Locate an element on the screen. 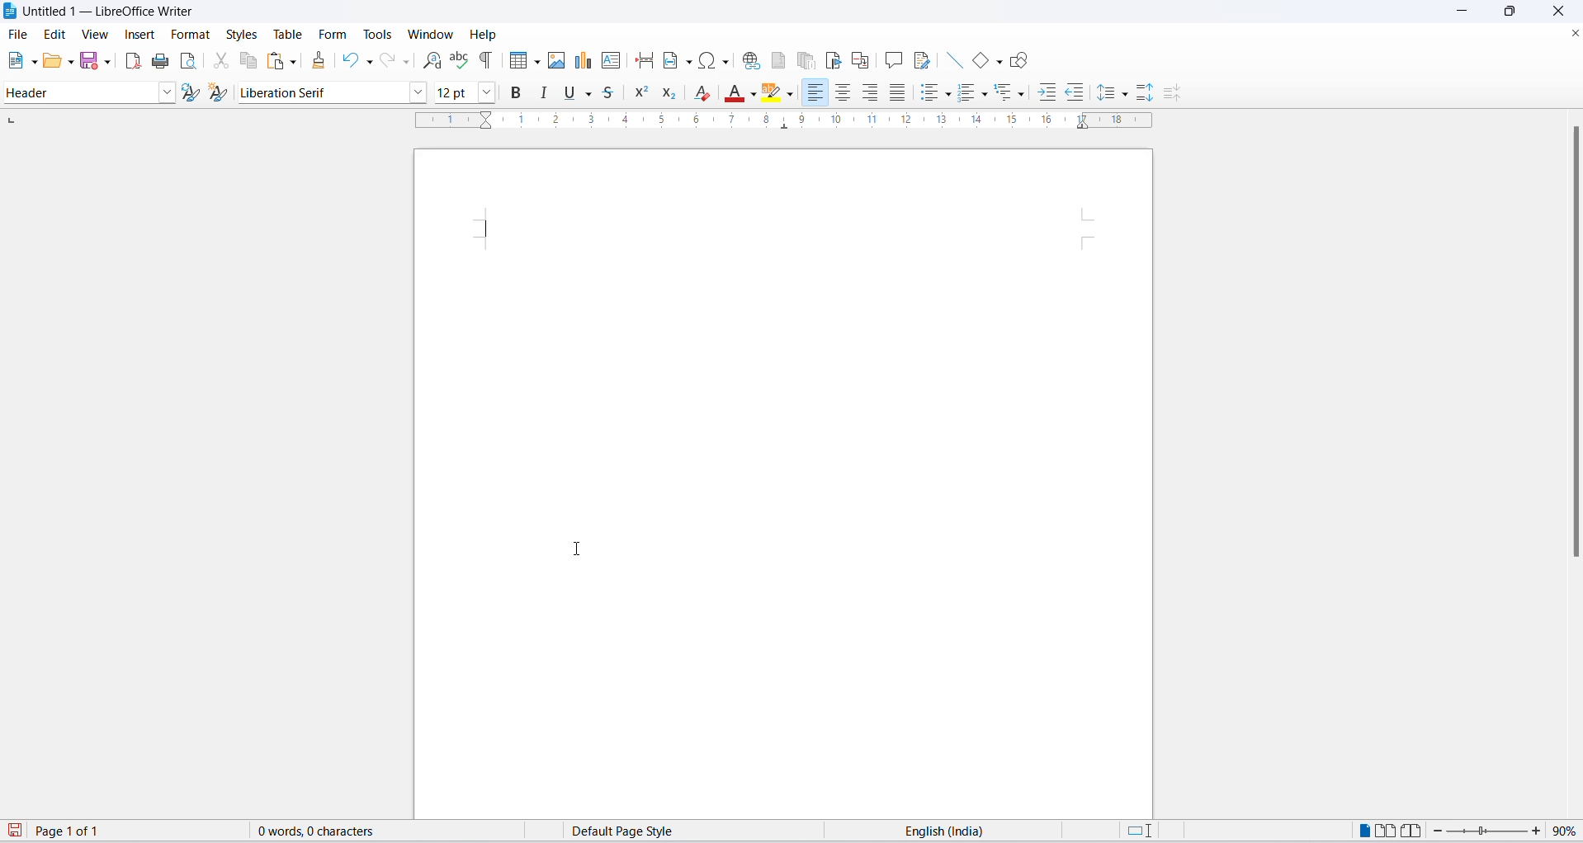  character highlighting is located at coordinates (773, 94).